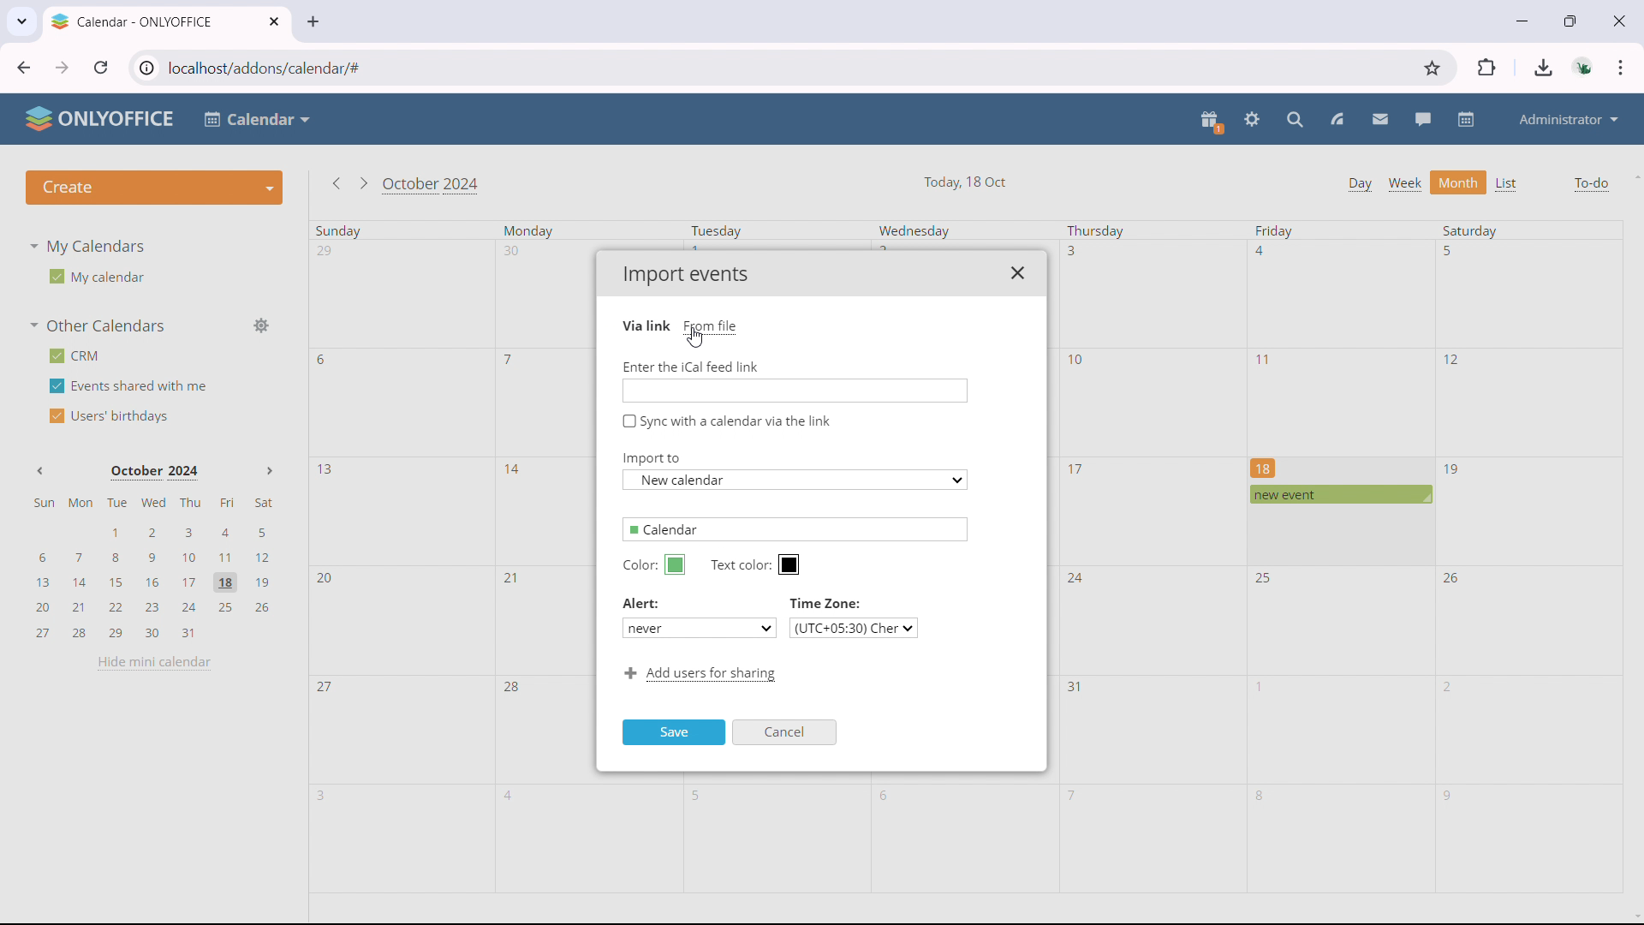 Image resolution: width=1644 pixels, height=925 pixels. What do you see at coordinates (808, 480) in the screenshot?
I see `New calendar` at bounding box center [808, 480].